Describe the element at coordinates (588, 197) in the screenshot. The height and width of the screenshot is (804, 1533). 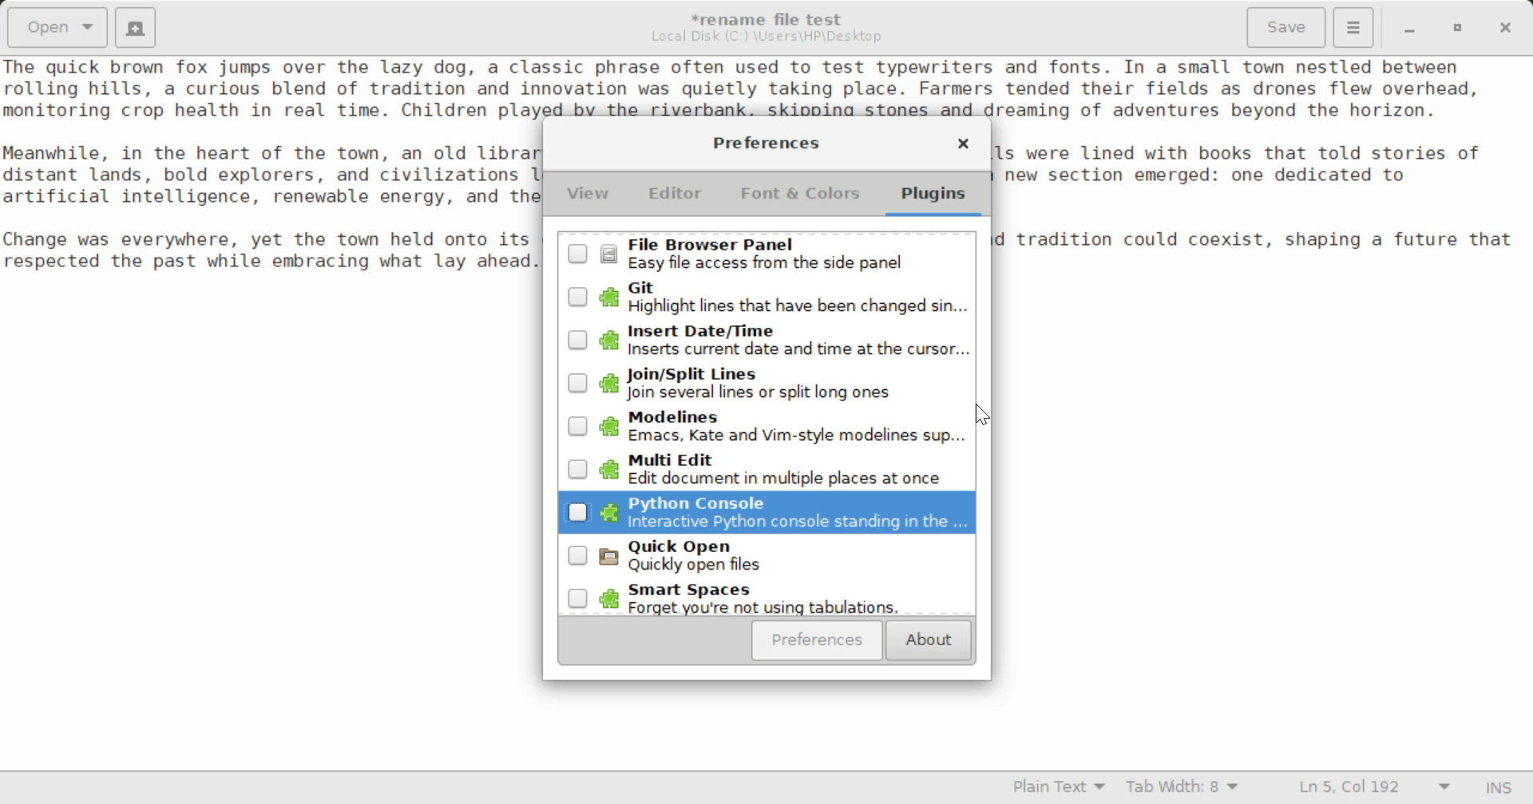
I see `View Tab` at that location.